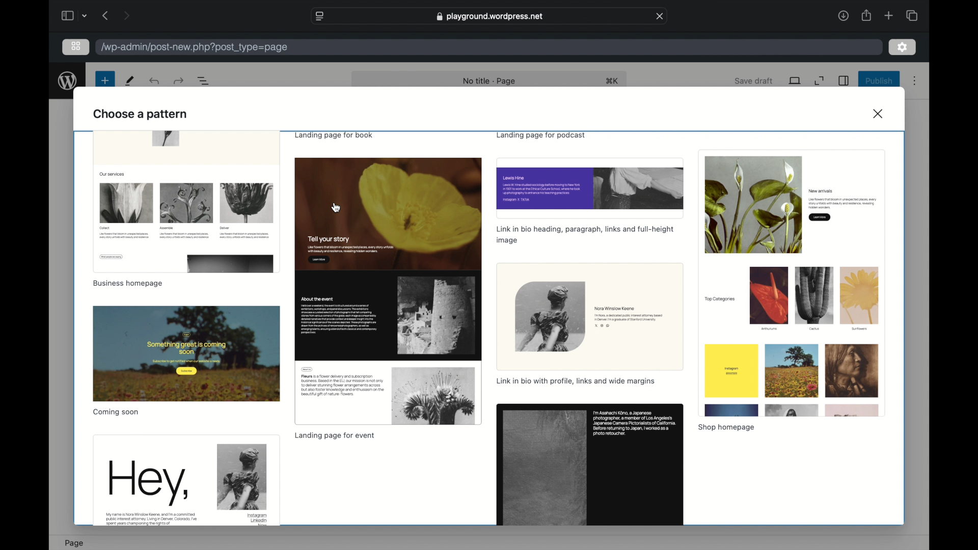  I want to click on wordpress address, so click(195, 48).